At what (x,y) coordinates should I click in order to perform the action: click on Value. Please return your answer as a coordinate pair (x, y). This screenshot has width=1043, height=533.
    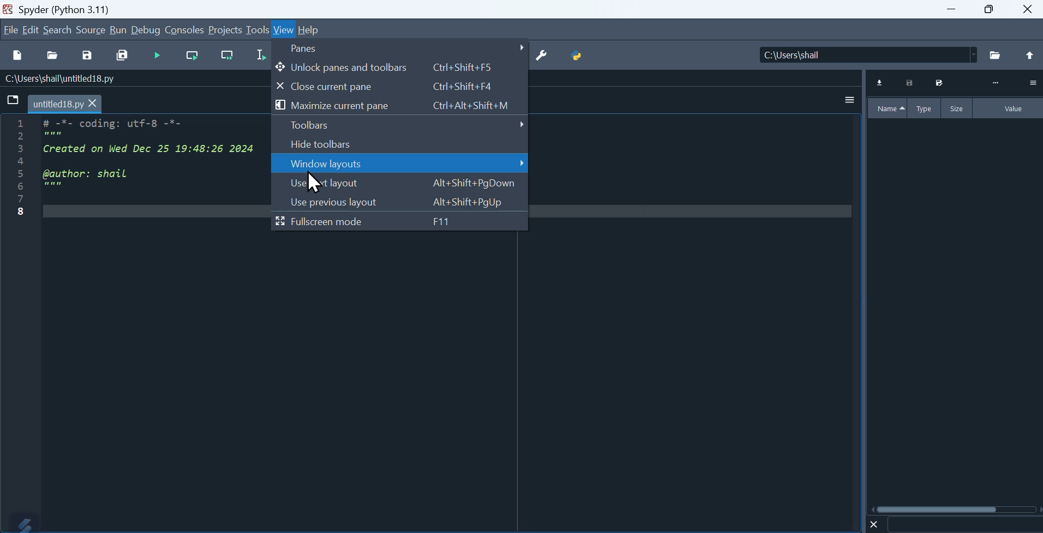
    Looking at the image, I should click on (1009, 108).